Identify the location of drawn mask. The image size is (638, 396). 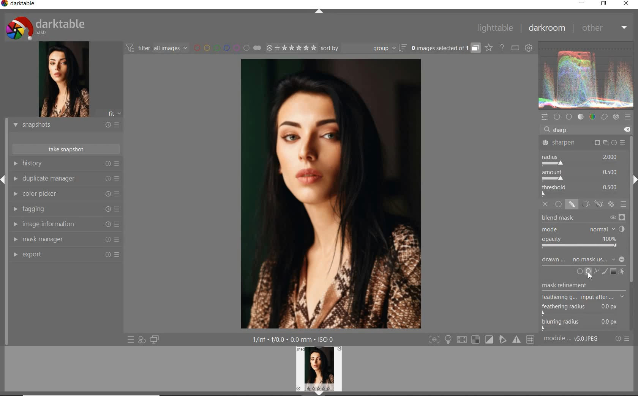
(554, 261).